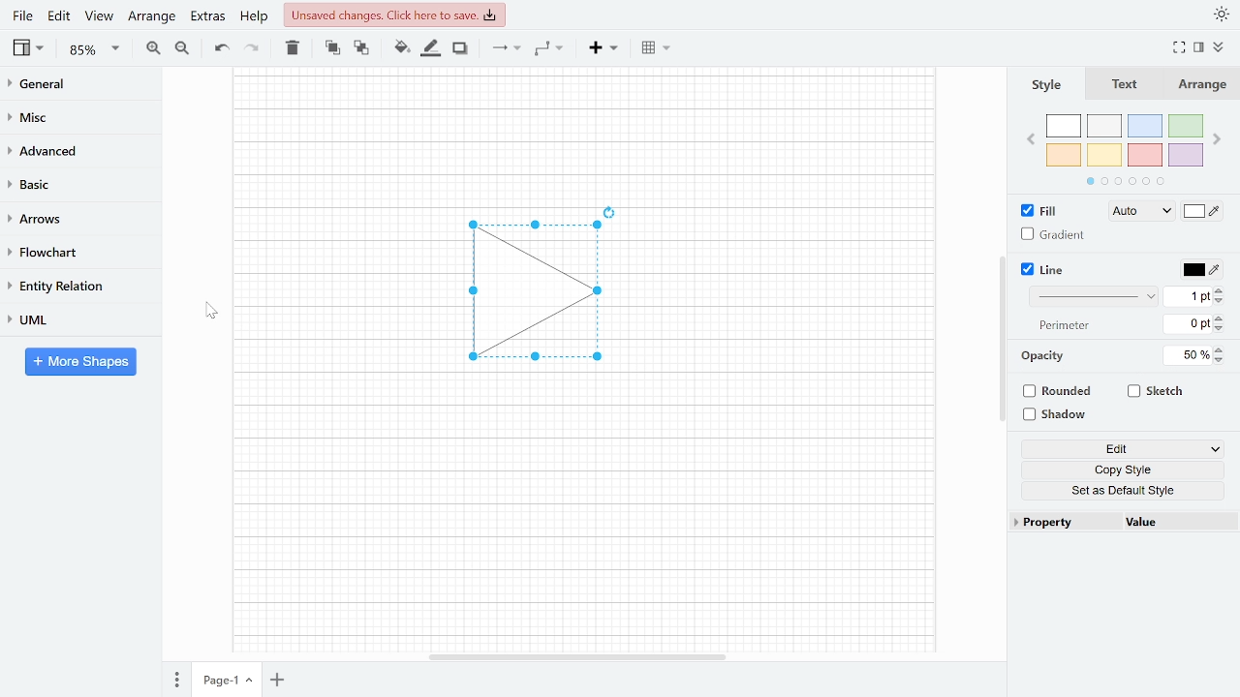 The width and height of the screenshot is (1240, 697). What do you see at coordinates (1121, 85) in the screenshot?
I see `Text` at bounding box center [1121, 85].